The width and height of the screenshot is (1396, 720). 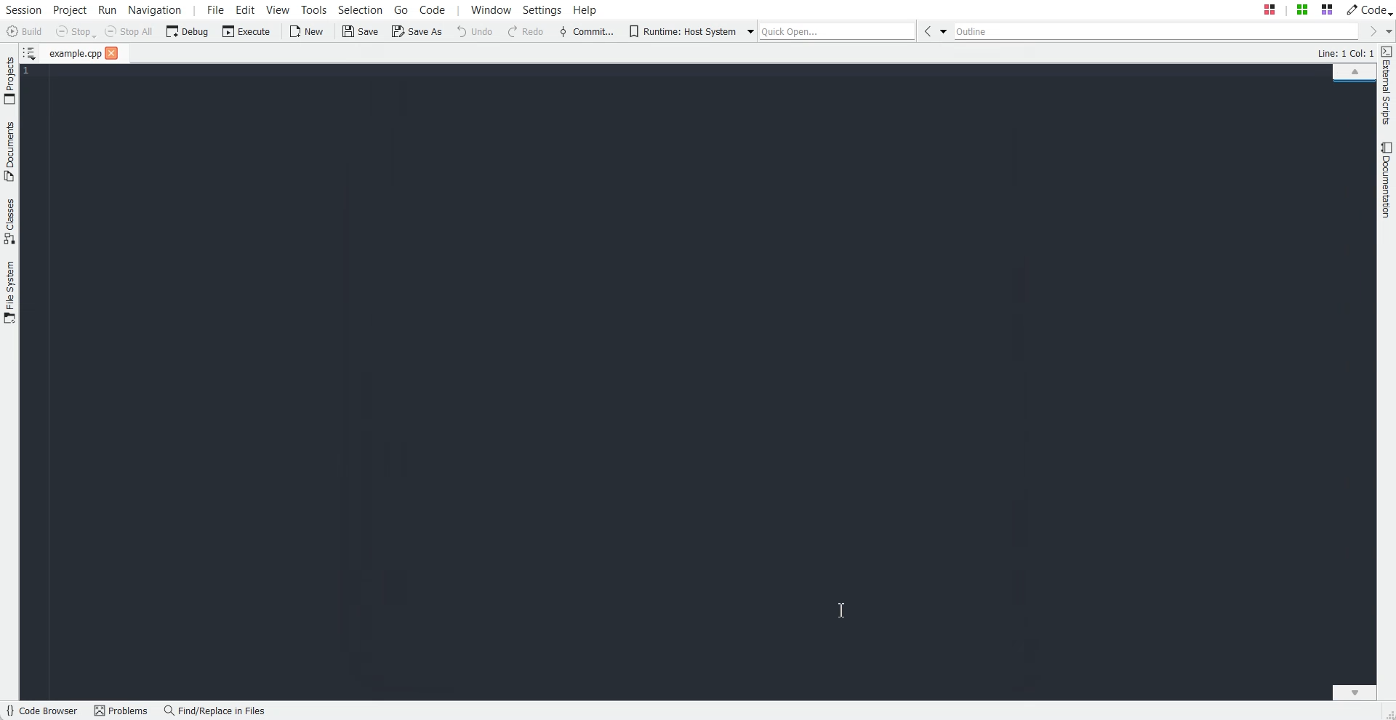 I want to click on File, so click(x=74, y=53).